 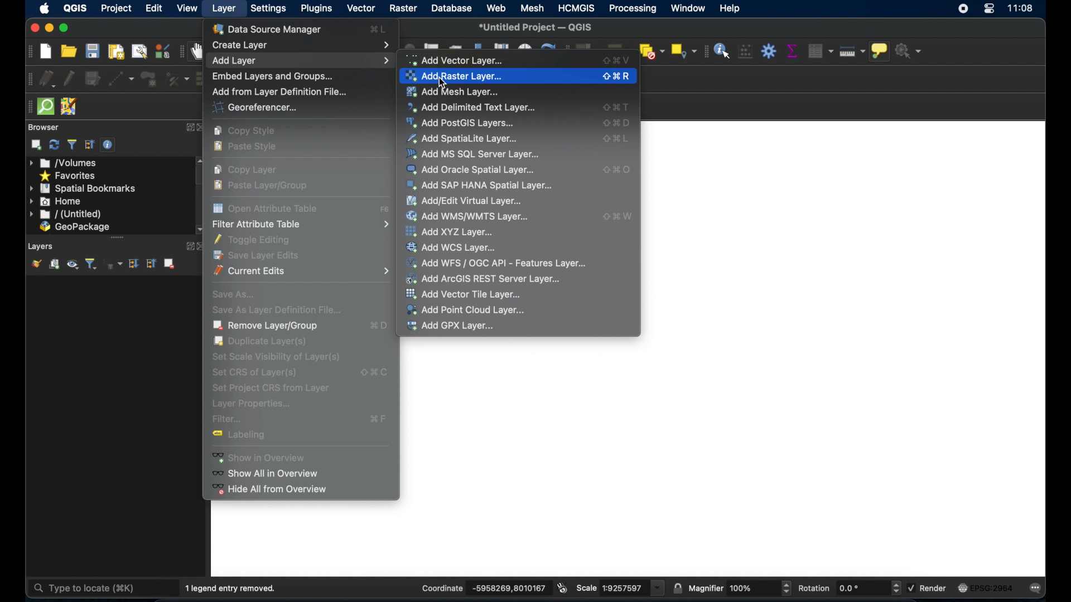 What do you see at coordinates (300, 60) in the screenshot?
I see `add layer menu` at bounding box center [300, 60].